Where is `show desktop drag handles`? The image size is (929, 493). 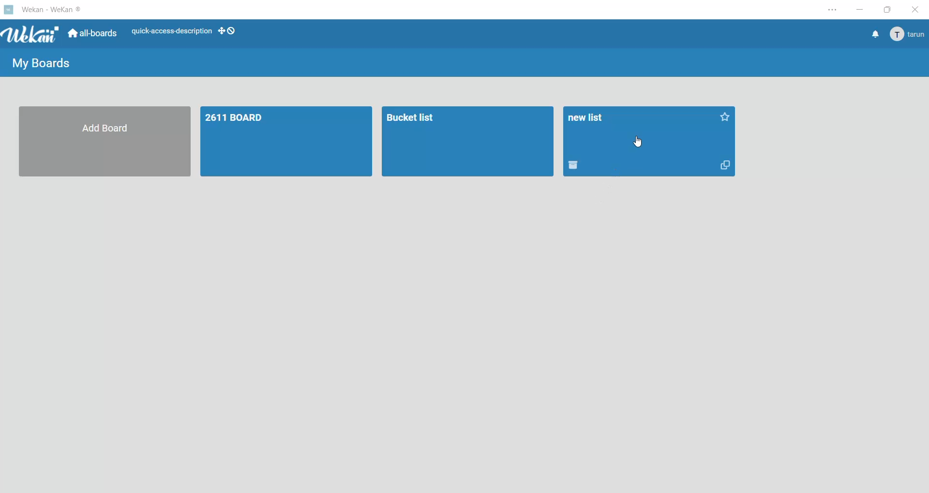 show desktop drag handles is located at coordinates (228, 31).